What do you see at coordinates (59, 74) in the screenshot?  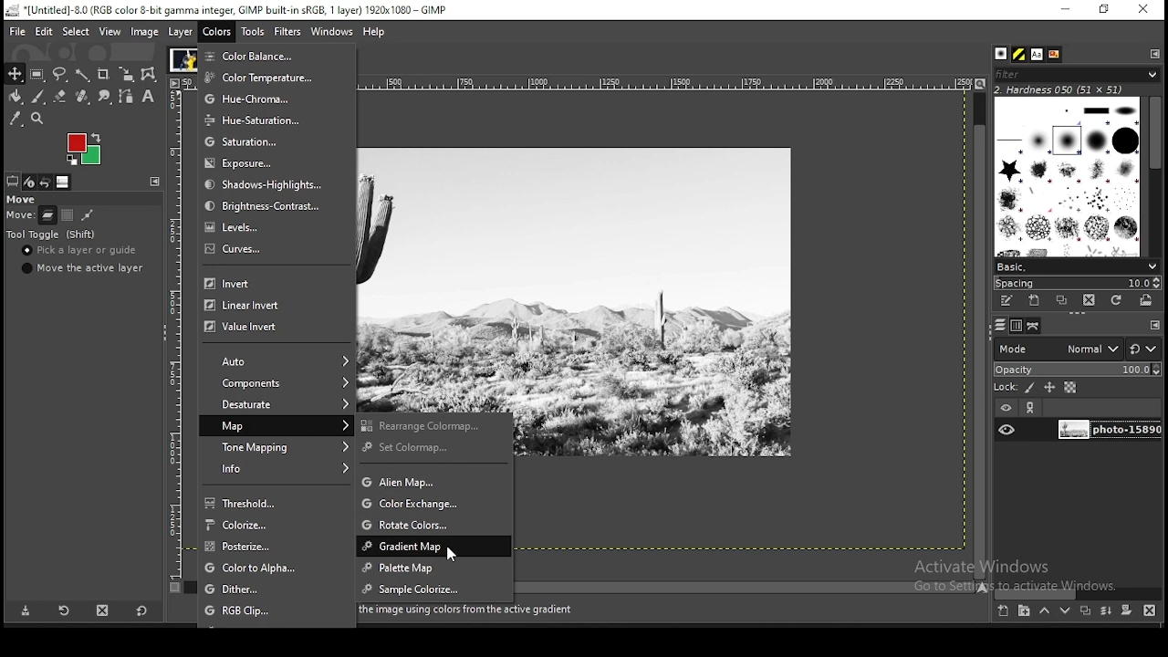 I see `free selection tool` at bounding box center [59, 74].